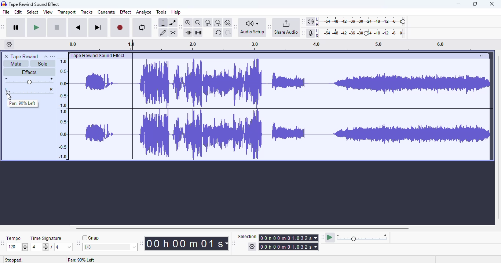 The image size is (501, 263). I want to click on cursor, so click(10, 97).